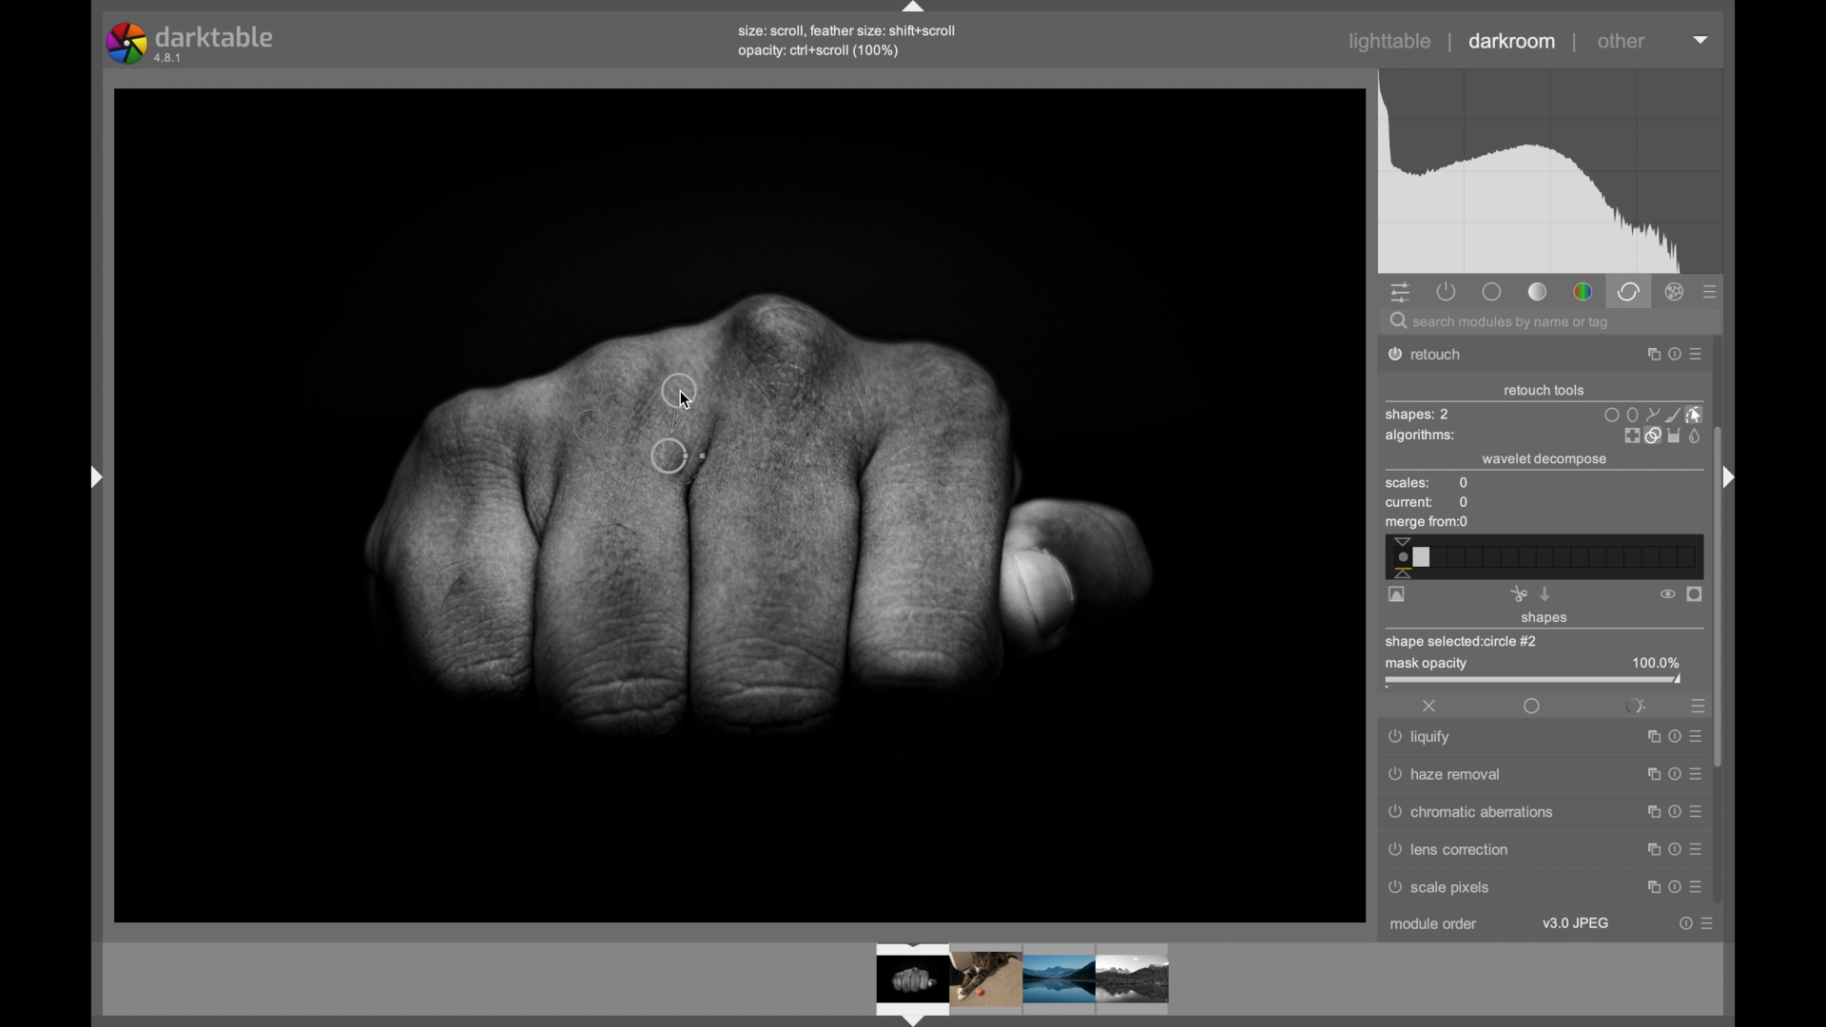  Describe the element at coordinates (1622, 41) in the screenshot. I see `other` at that location.